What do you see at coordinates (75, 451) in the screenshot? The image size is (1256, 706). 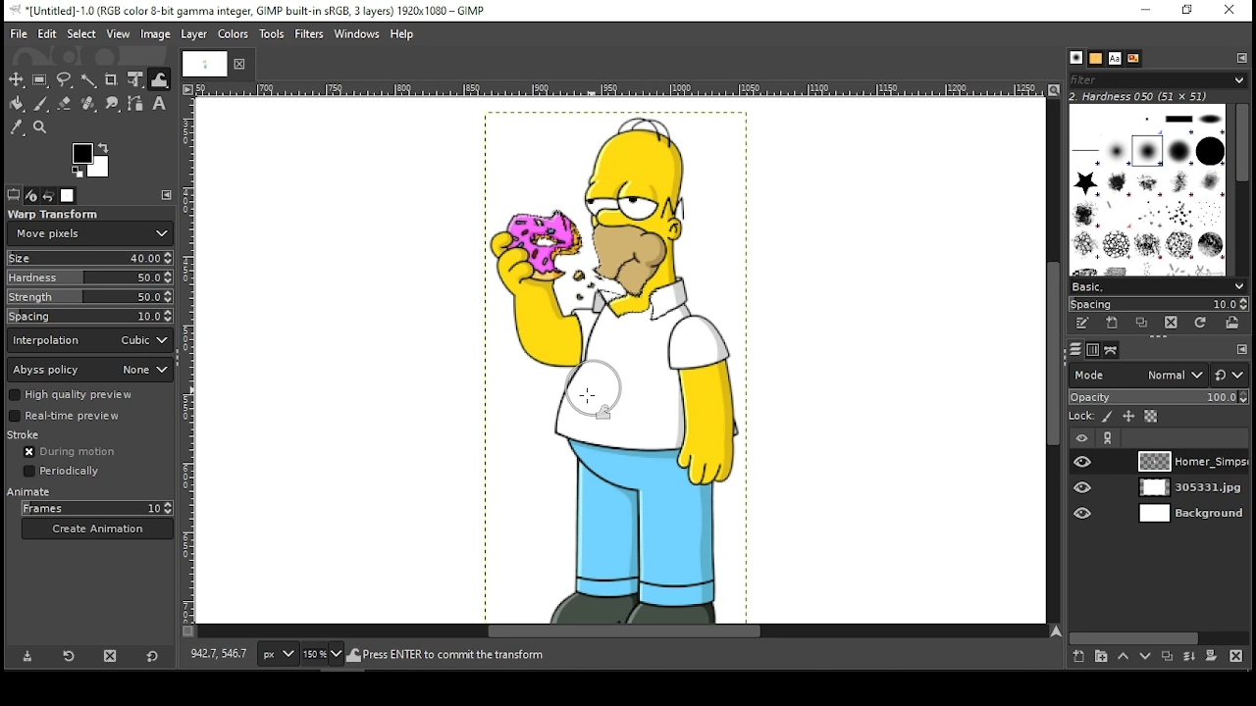 I see `during motion` at bounding box center [75, 451].